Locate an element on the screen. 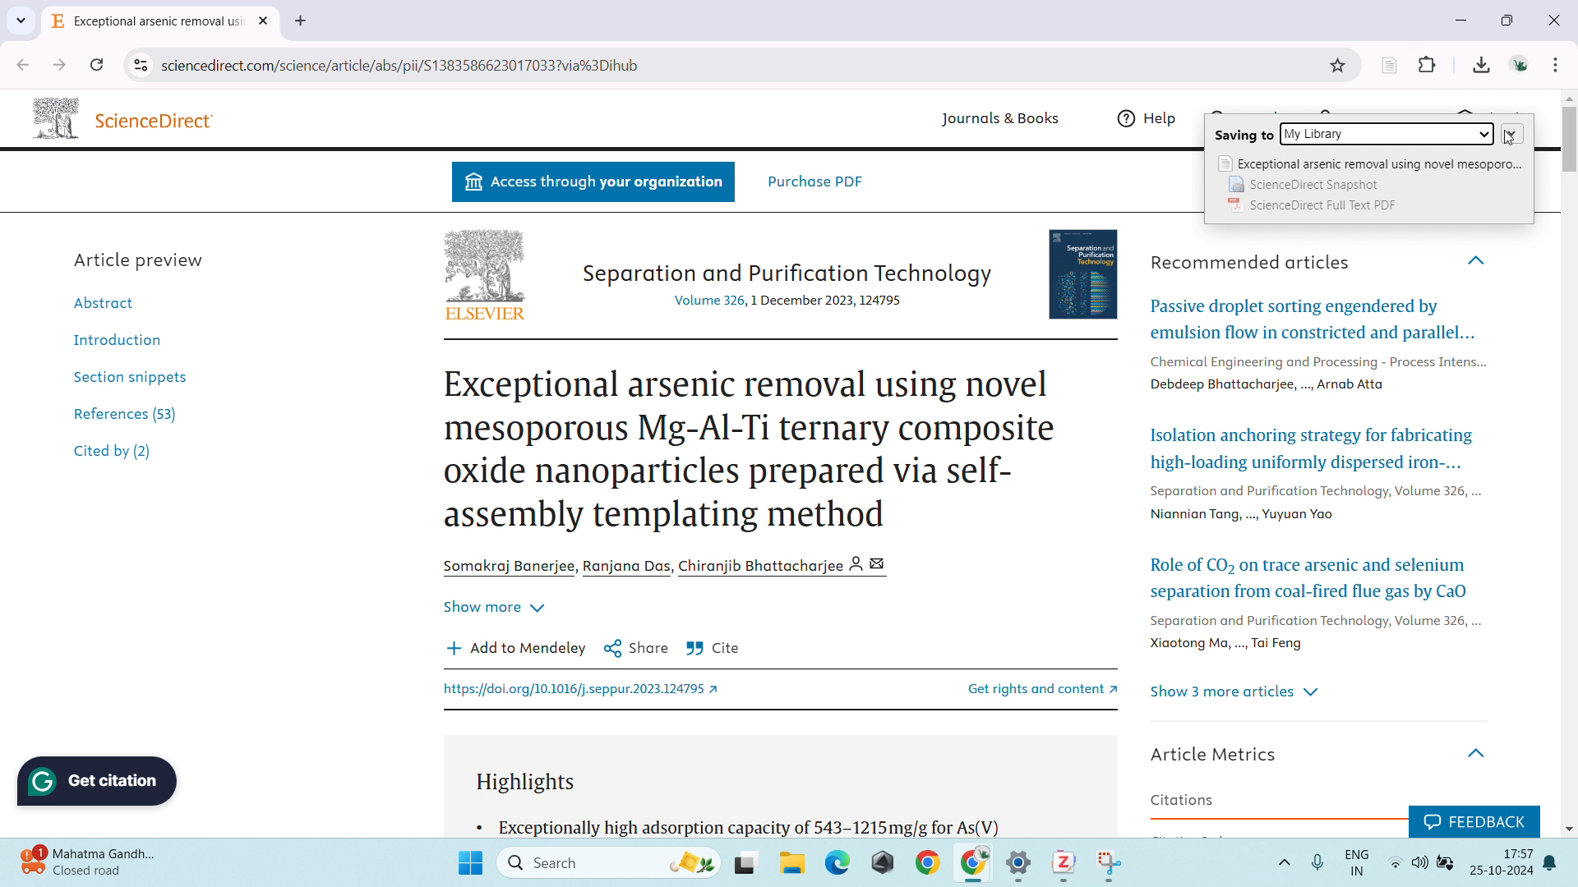 This screenshot has height=887, width=1578. url space is located at coordinates (740, 65).